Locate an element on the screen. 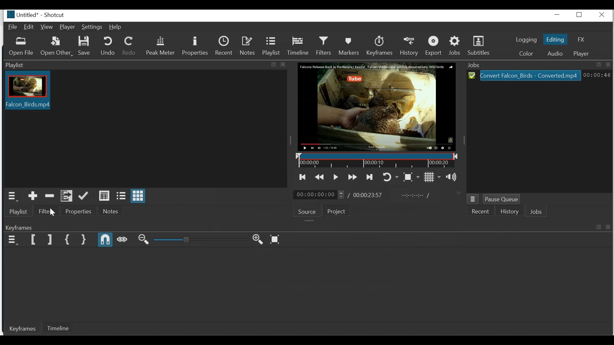  Filter is located at coordinates (46, 211).